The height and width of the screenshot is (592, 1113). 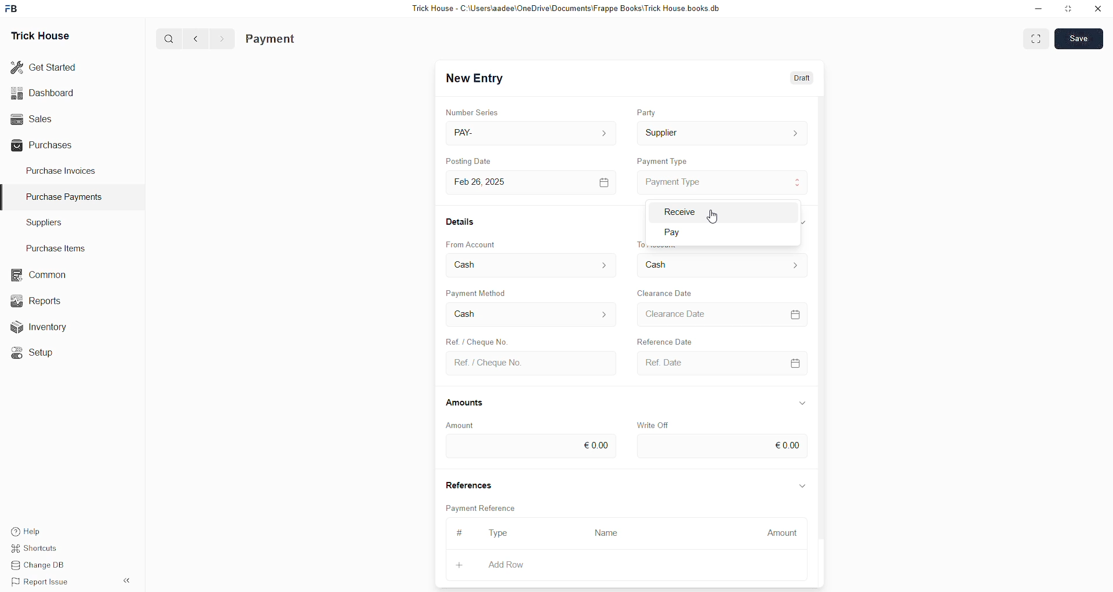 What do you see at coordinates (467, 425) in the screenshot?
I see `Amount` at bounding box center [467, 425].